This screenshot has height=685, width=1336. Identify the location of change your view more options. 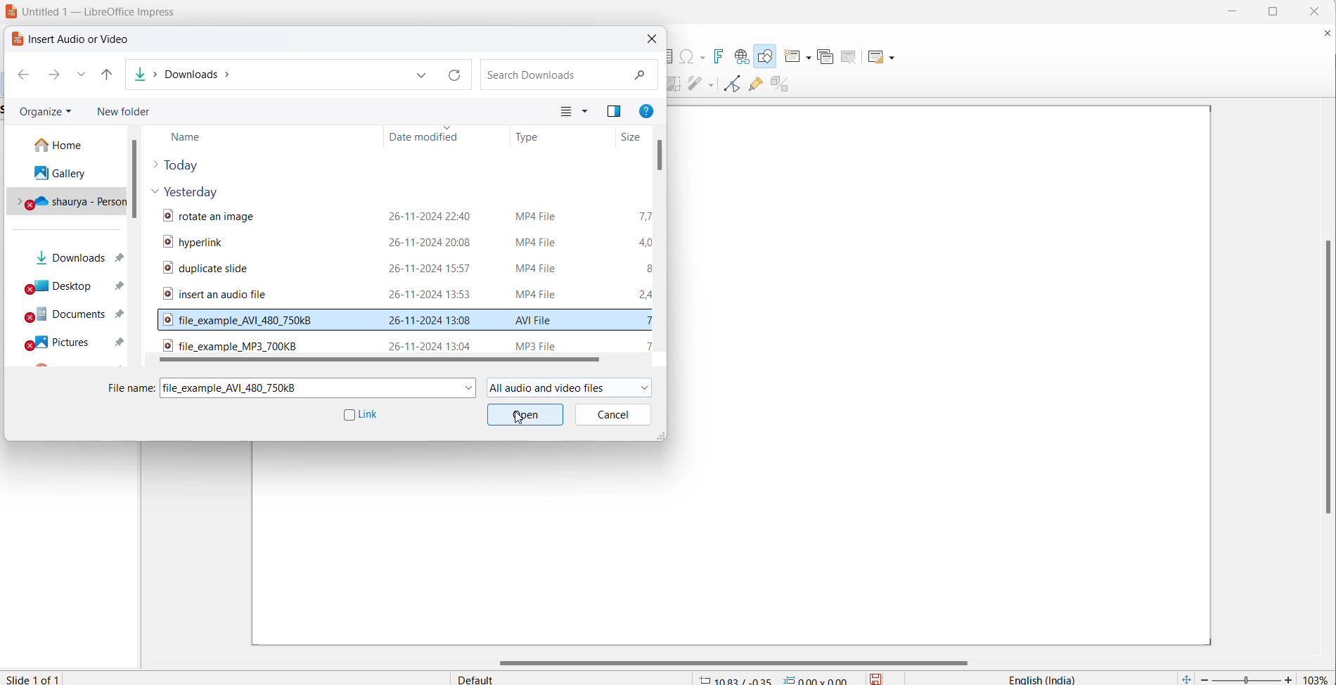
(585, 113).